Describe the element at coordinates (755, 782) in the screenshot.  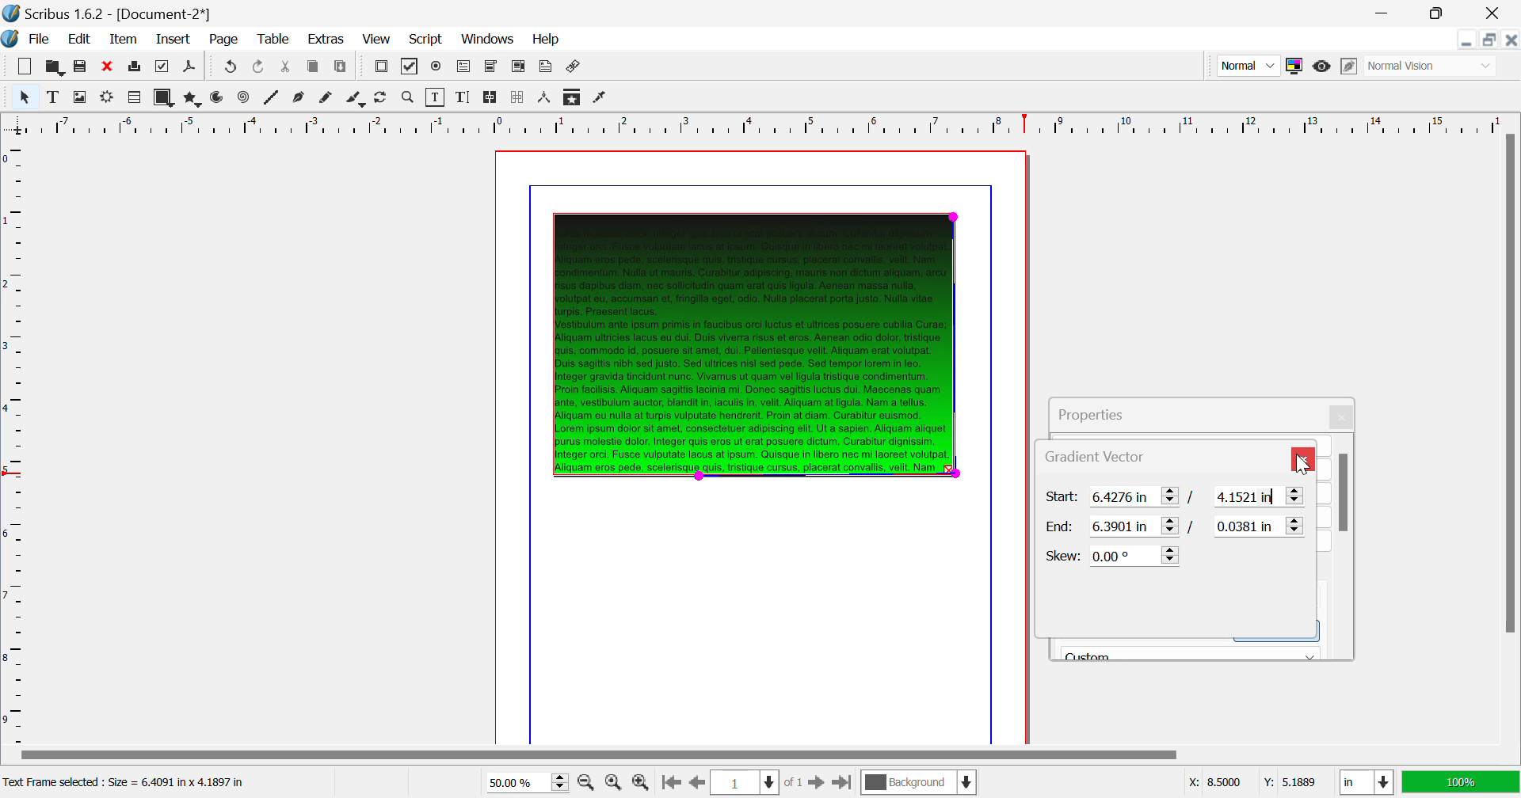
I see `Page 1 of 1` at that location.